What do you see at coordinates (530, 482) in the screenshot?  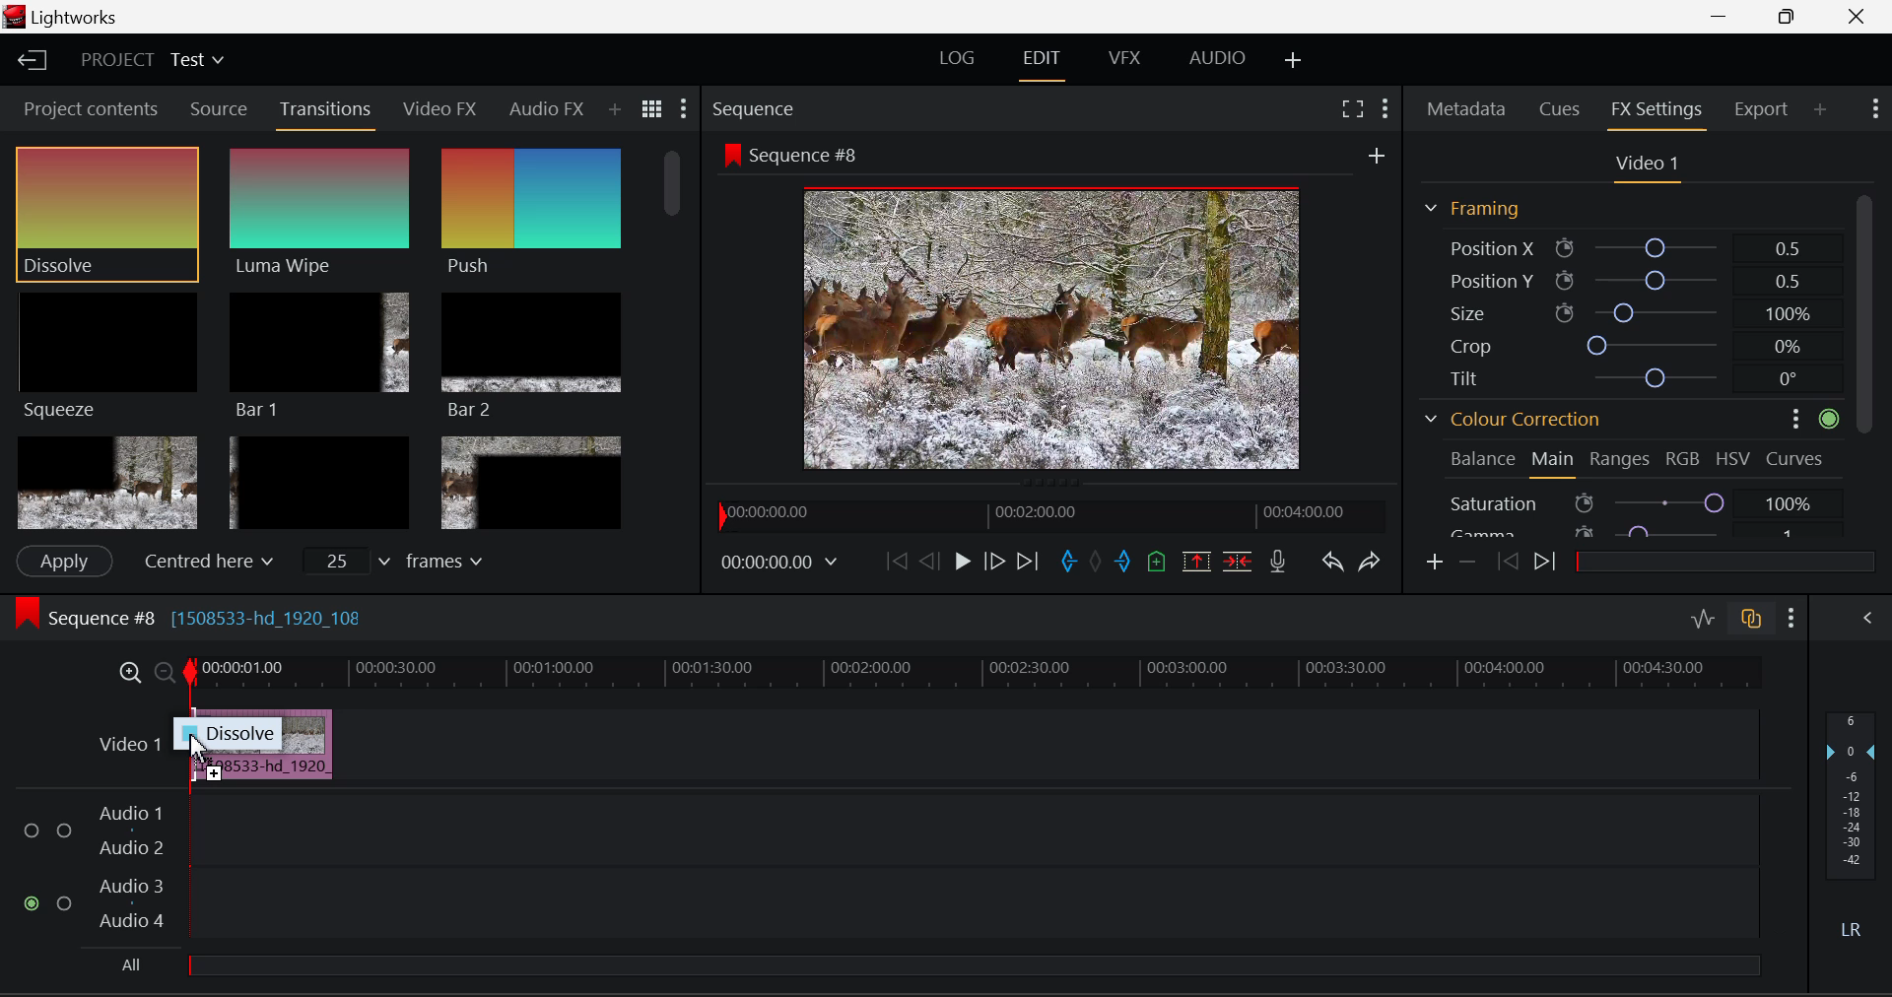 I see `Box 3` at bounding box center [530, 482].